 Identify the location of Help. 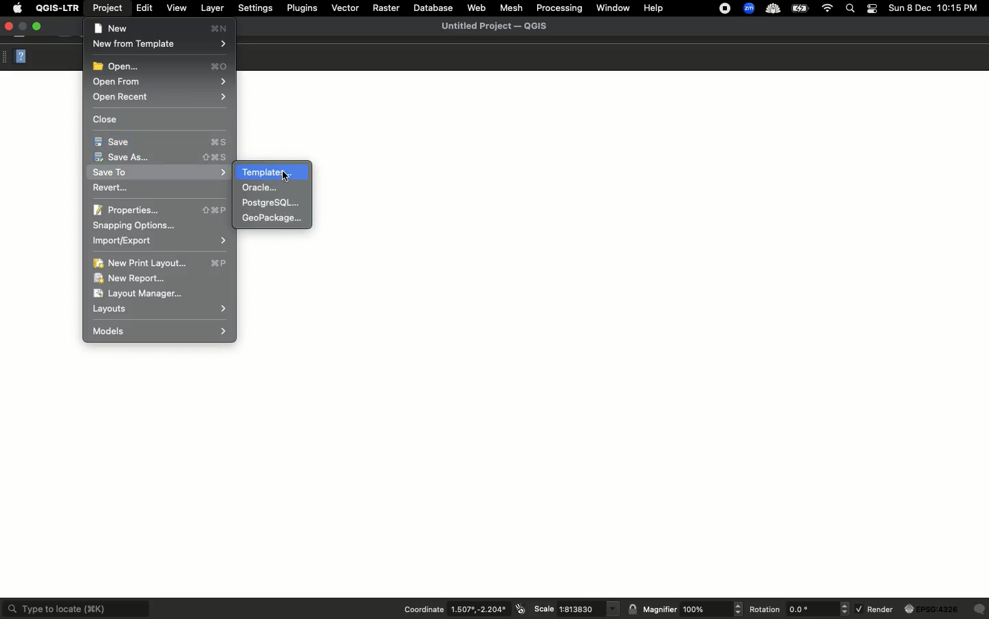
(23, 58).